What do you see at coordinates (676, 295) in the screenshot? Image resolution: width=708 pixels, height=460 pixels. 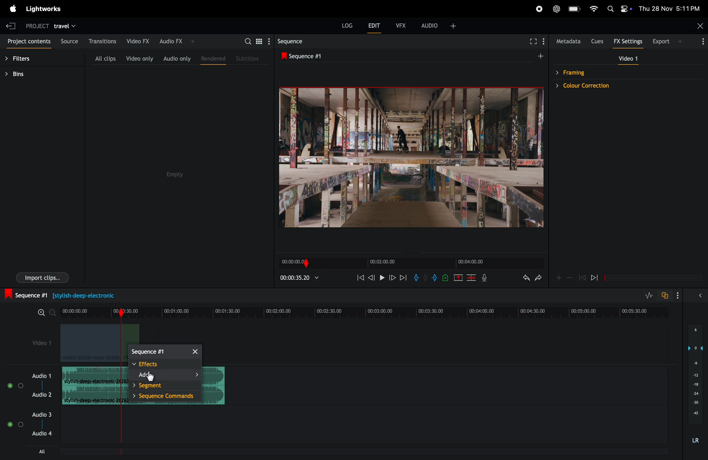 I see `options` at bounding box center [676, 295].